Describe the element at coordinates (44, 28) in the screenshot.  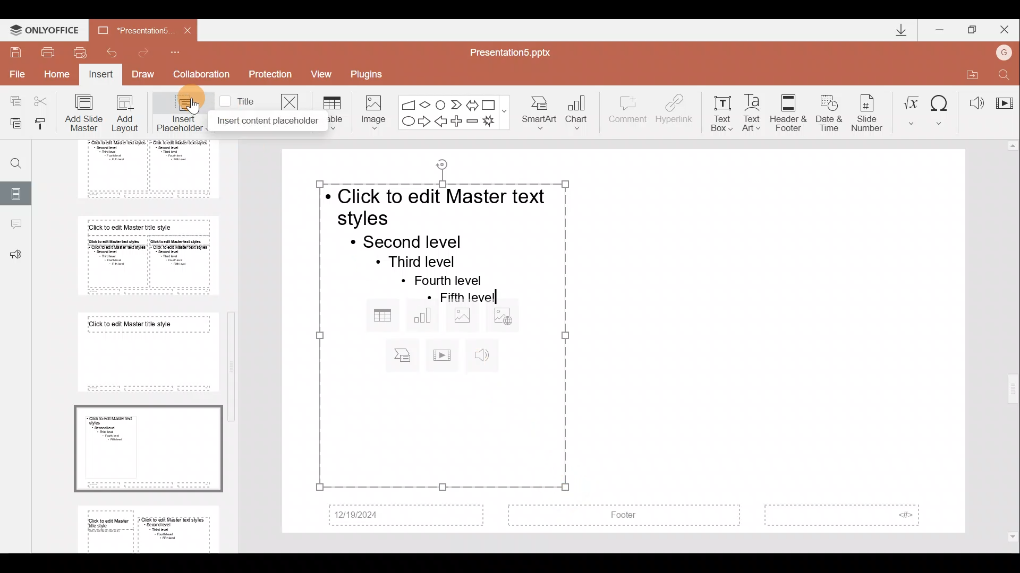
I see `ONLYOFFICE` at that location.